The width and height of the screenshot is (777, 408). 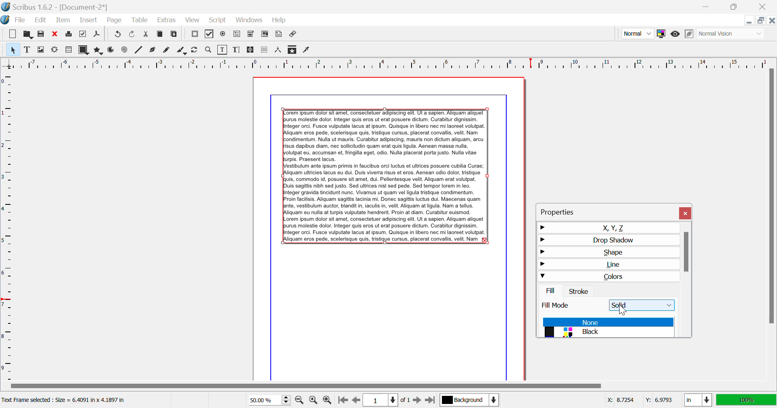 I want to click on Insert, so click(x=89, y=21).